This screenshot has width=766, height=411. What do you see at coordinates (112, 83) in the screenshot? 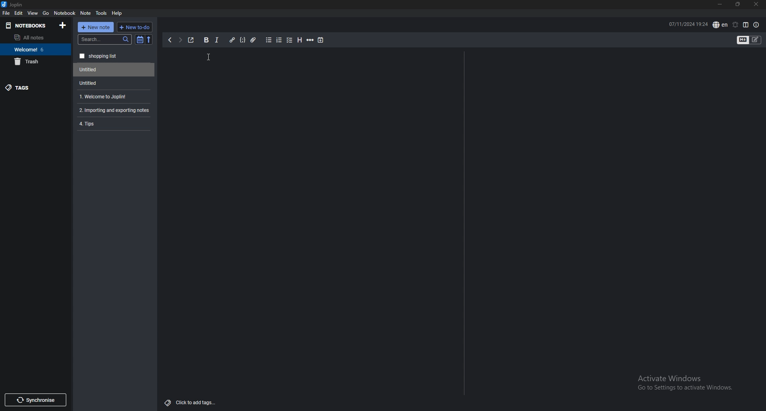
I see `Untitled` at bounding box center [112, 83].